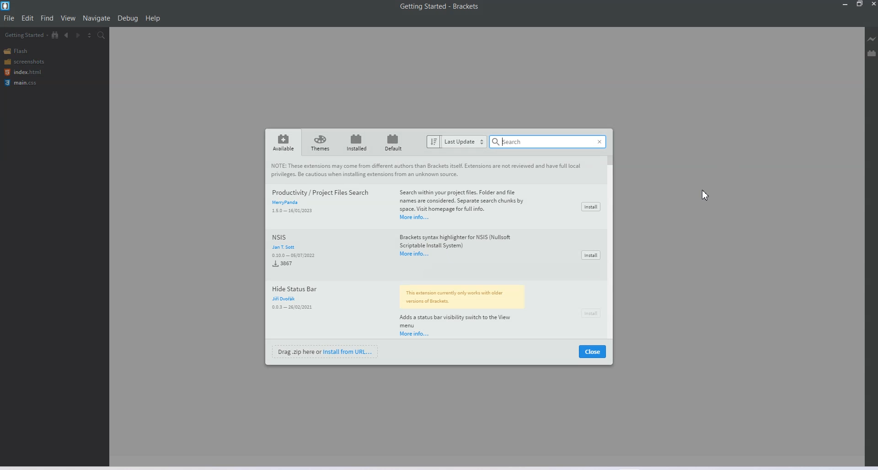 This screenshot has width=878, height=470. I want to click on extension note, so click(459, 298).